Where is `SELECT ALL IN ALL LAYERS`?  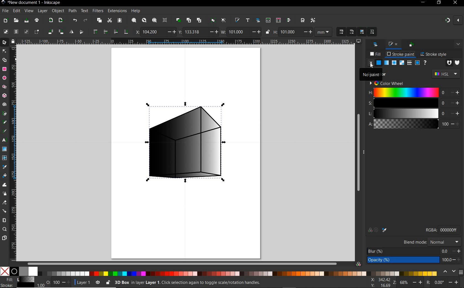 SELECT ALL IN ALL LAYERS is located at coordinates (16, 31).